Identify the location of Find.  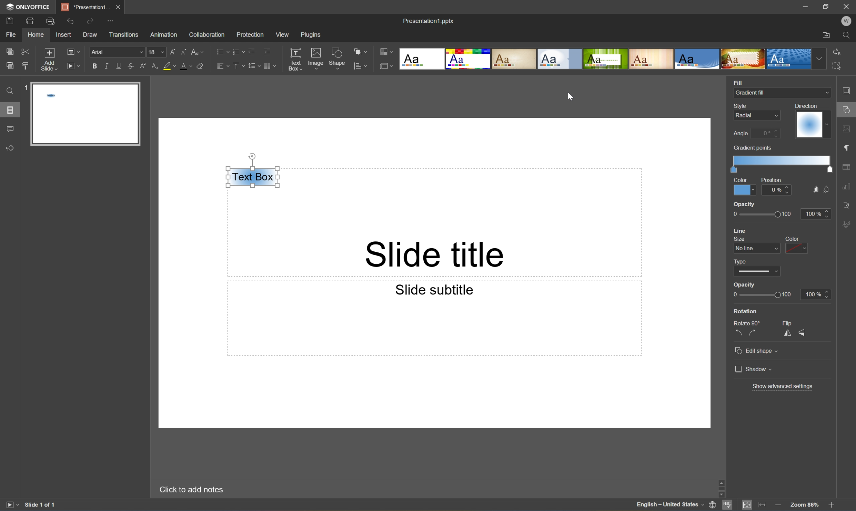
(848, 35).